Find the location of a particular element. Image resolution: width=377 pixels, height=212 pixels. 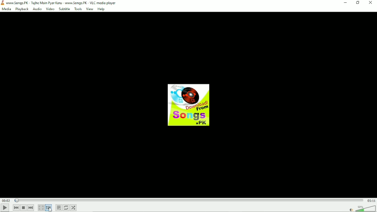

Video is located at coordinates (50, 9).